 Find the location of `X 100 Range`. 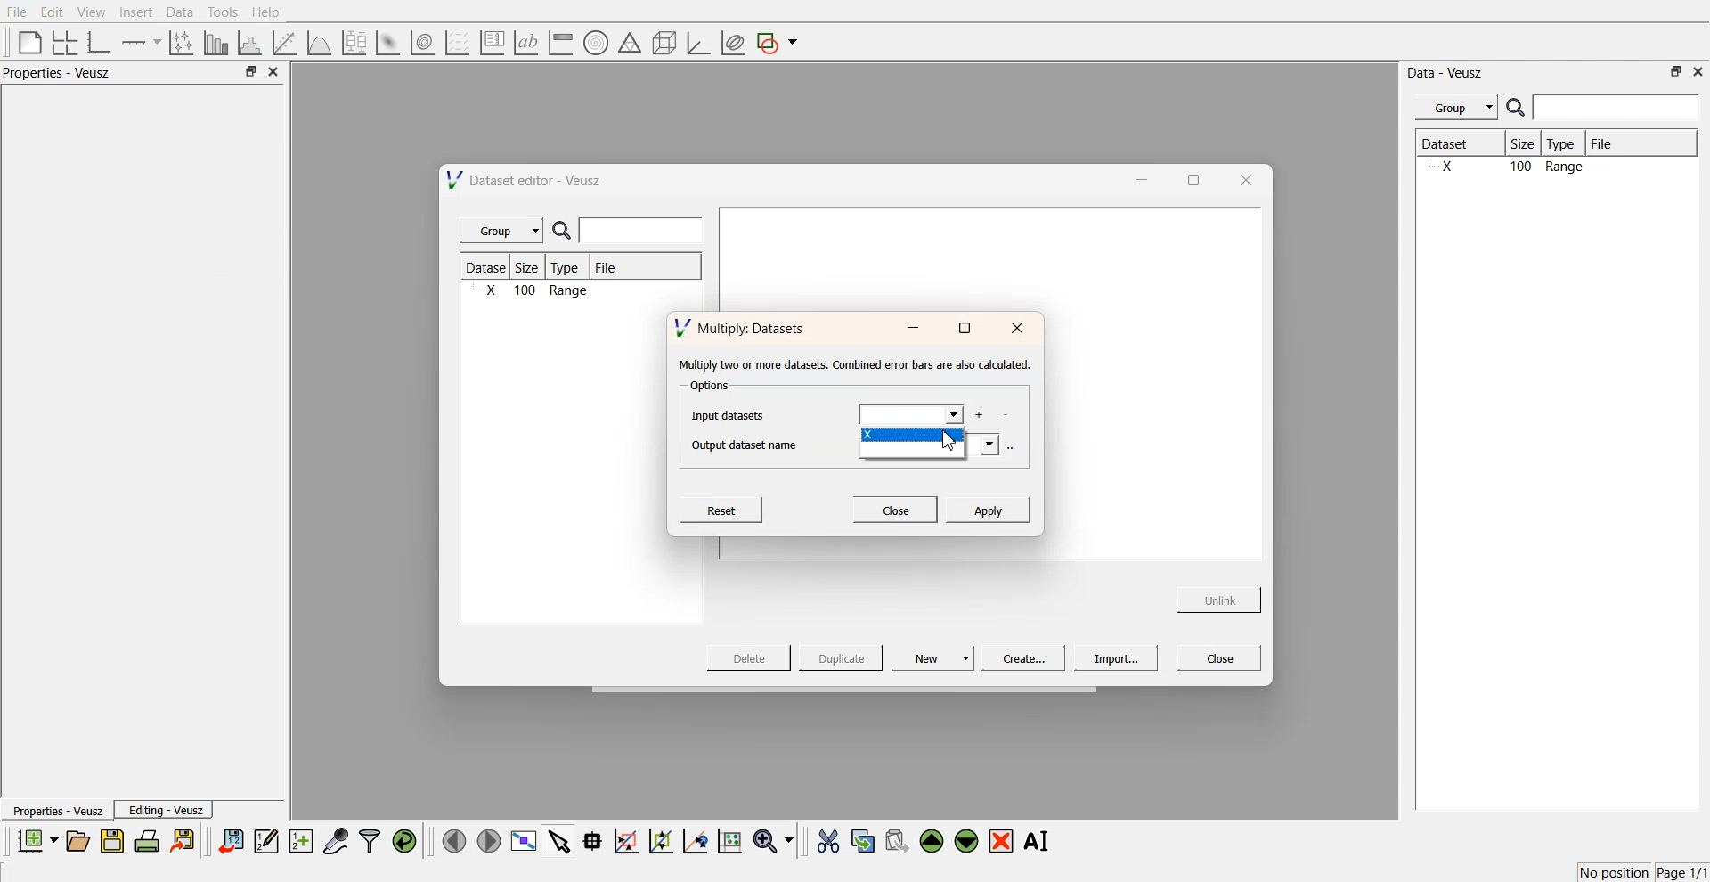

X 100 Range is located at coordinates (1553, 168).